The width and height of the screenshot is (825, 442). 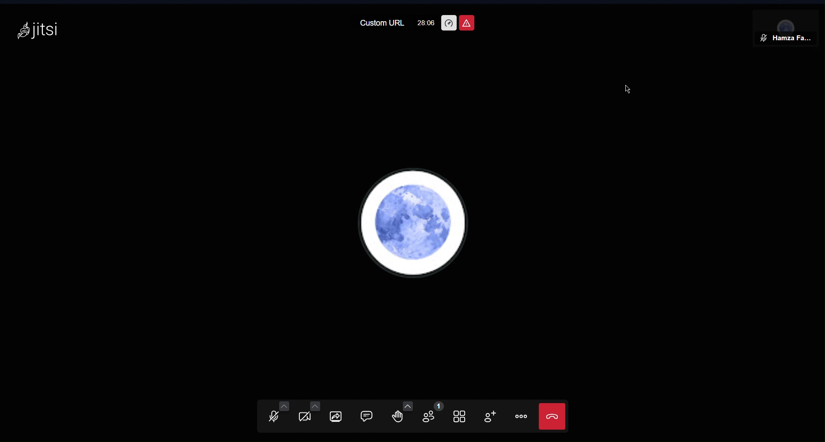 I want to click on Account PFP, so click(x=415, y=221).